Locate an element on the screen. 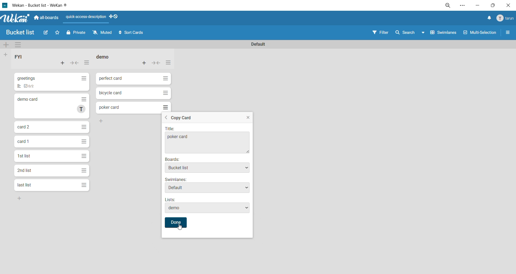 The height and width of the screenshot is (274, 516). Hamburger is located at coordinates (83, 185).